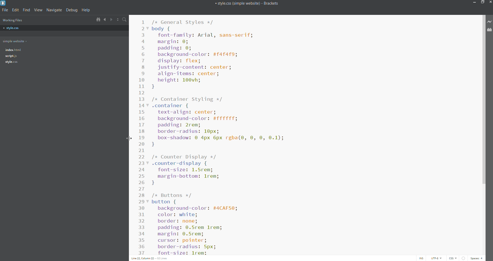 The height and width of the screenshot is (261, 493). I want to click on title bar of brackets, so click(246, 3).